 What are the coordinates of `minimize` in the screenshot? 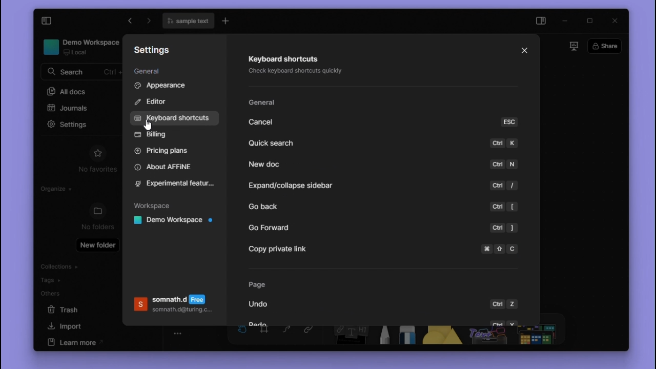 It's located at (567, 19).